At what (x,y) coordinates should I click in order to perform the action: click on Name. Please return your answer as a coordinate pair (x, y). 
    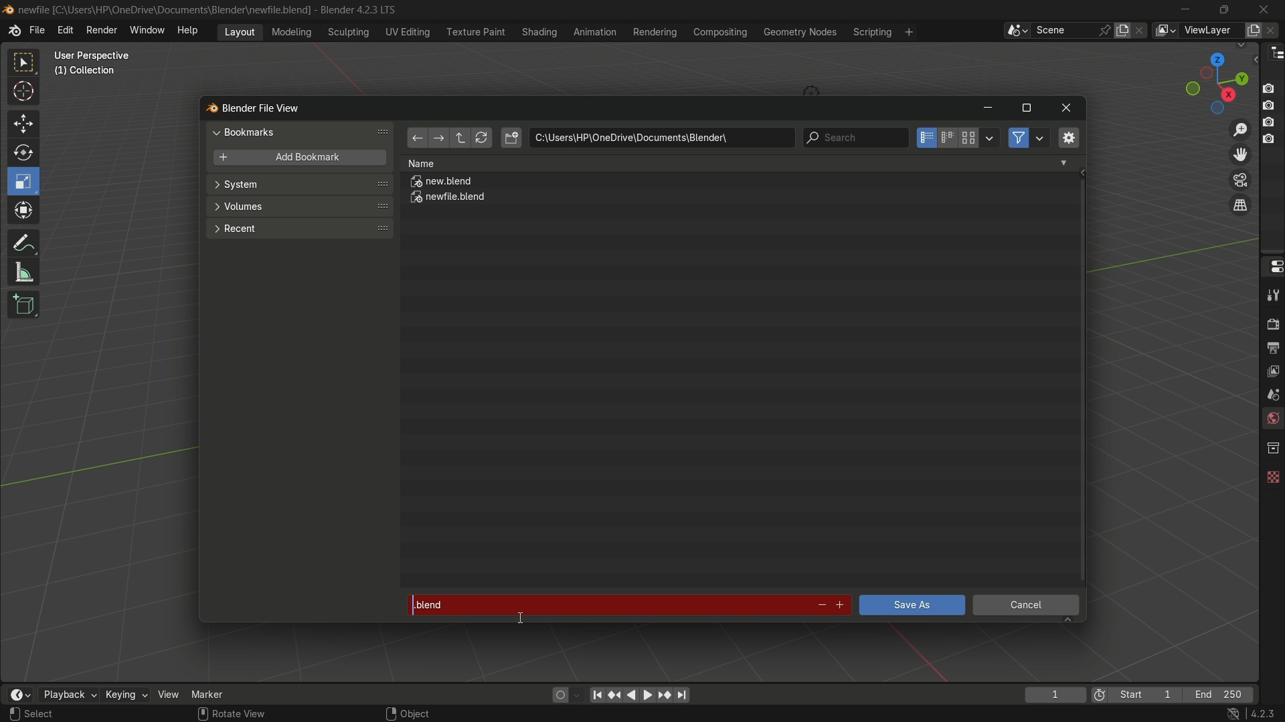
    Looking at the image, I should click on (738, 163).